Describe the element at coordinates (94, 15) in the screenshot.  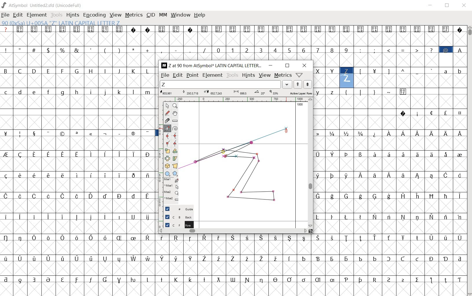
I see `encoding` at that location.